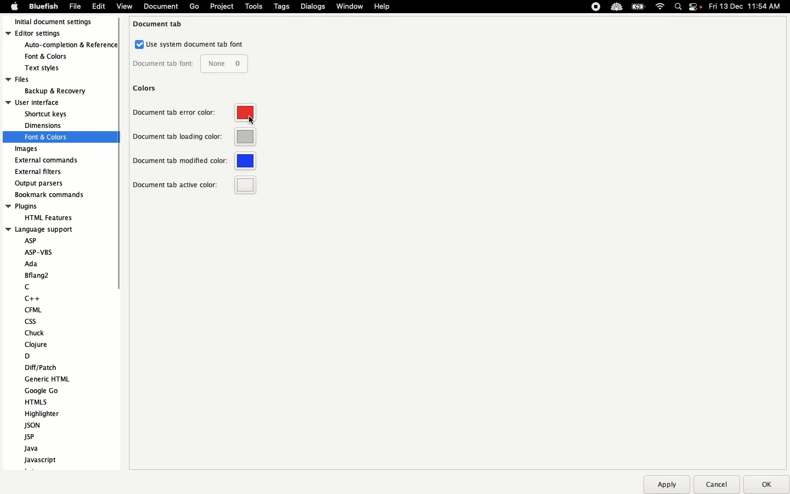 This screenshot has height=494, width=790. I want to click on Bluefish, so click(42, 7).